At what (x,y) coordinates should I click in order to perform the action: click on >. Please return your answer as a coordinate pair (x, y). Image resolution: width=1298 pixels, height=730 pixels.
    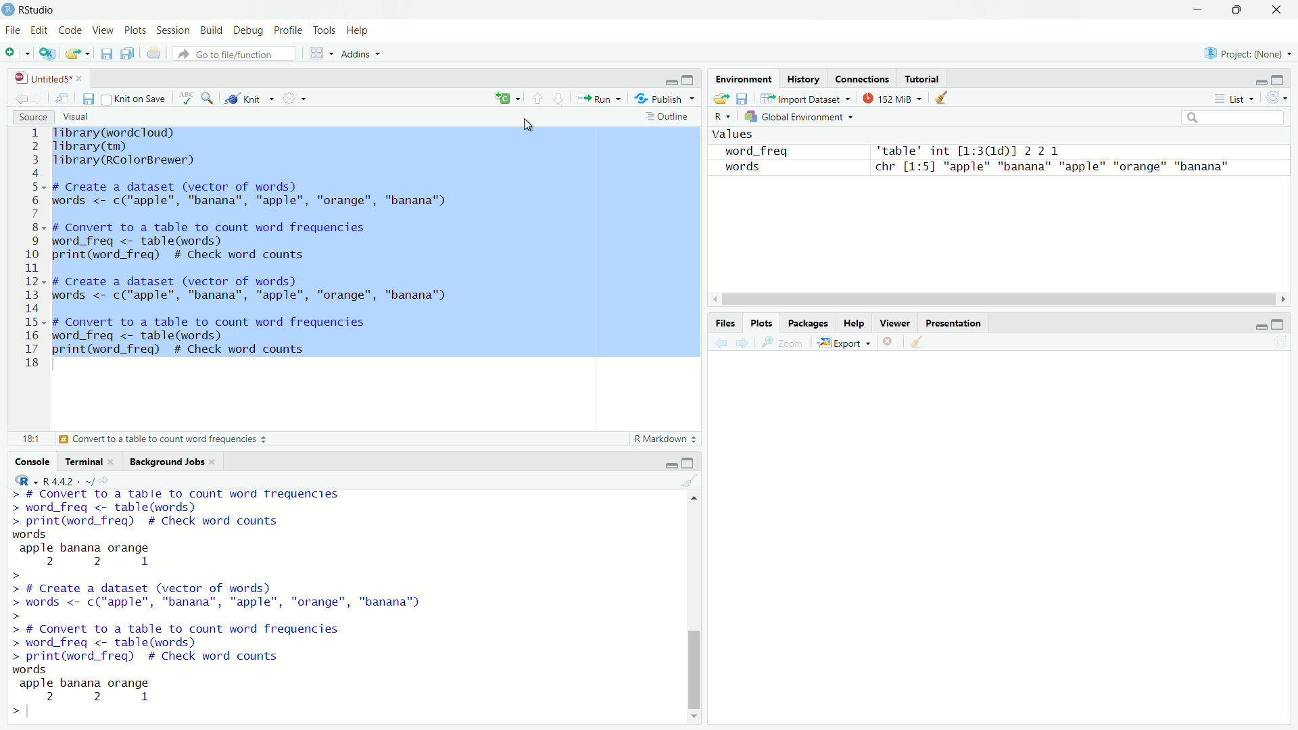
    Looking at the image, I should click on (20, 711).